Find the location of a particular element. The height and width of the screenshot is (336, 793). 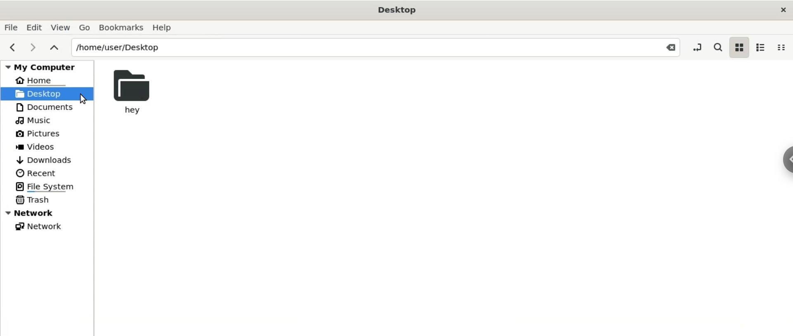

Go is located at coordinates (85, 27).